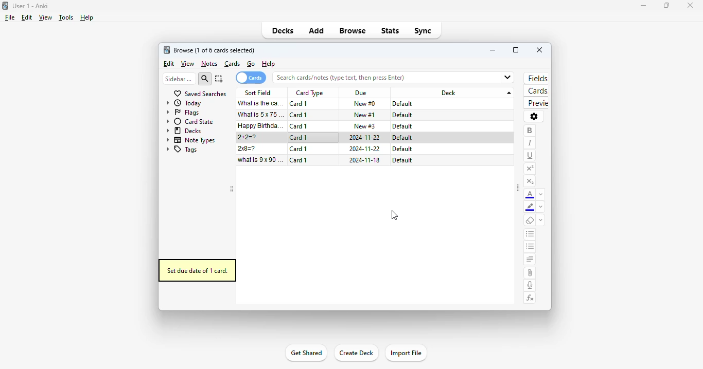 This screenshot has height=369, width=703. What do you see at coordinates (261, 160) in the screenshot?
I see `what is 9x90=?` at bounding box center [261, 160].